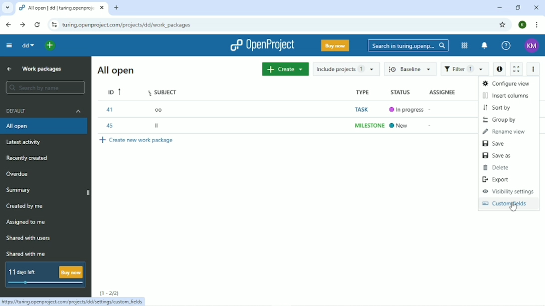 This screenshot has width=545, height=306. What do you see at coordinates (518, 7) in the screenshot?
I see `Restore down` at bounding box center [518, 7].